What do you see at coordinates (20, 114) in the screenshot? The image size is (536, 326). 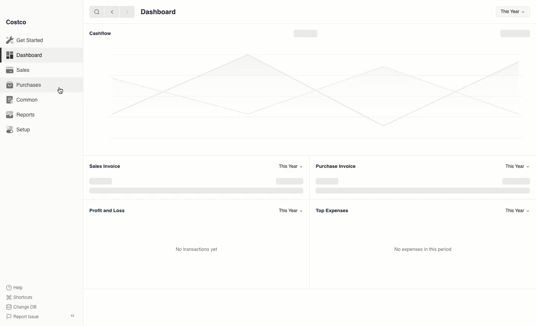 I see `Reports` at bounding box center [20, 114].